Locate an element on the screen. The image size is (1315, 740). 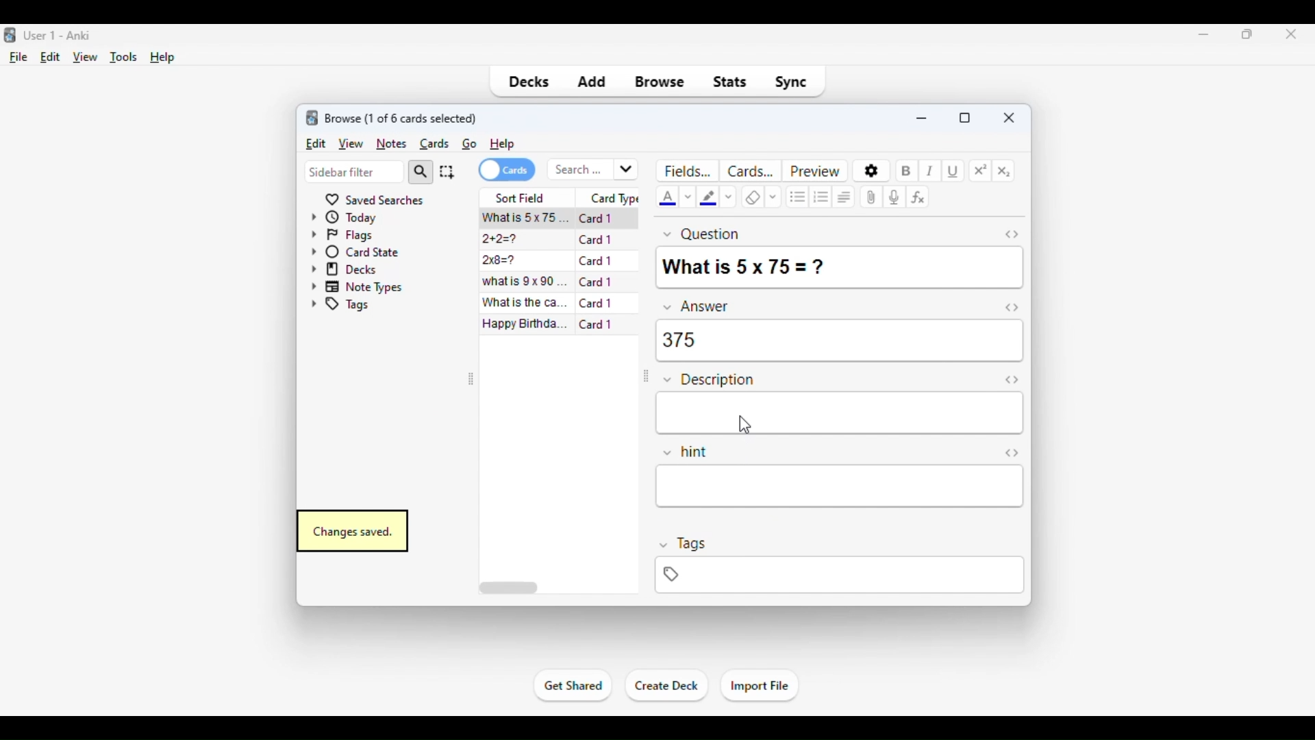
toggle HTML editor is located at coordinates (1012, 380).